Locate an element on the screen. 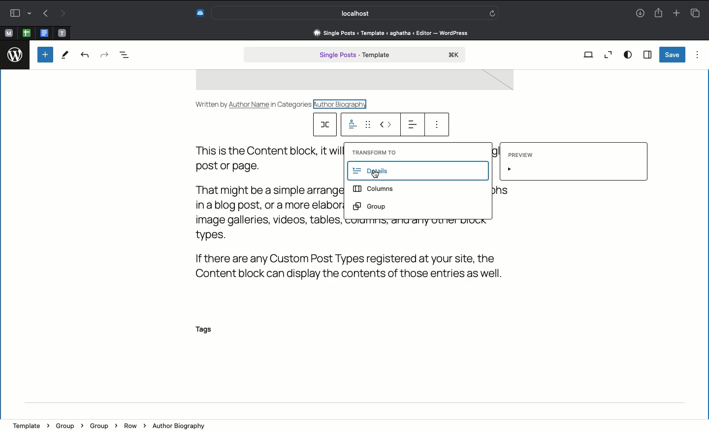  Save is located at coordinates (672, 55).